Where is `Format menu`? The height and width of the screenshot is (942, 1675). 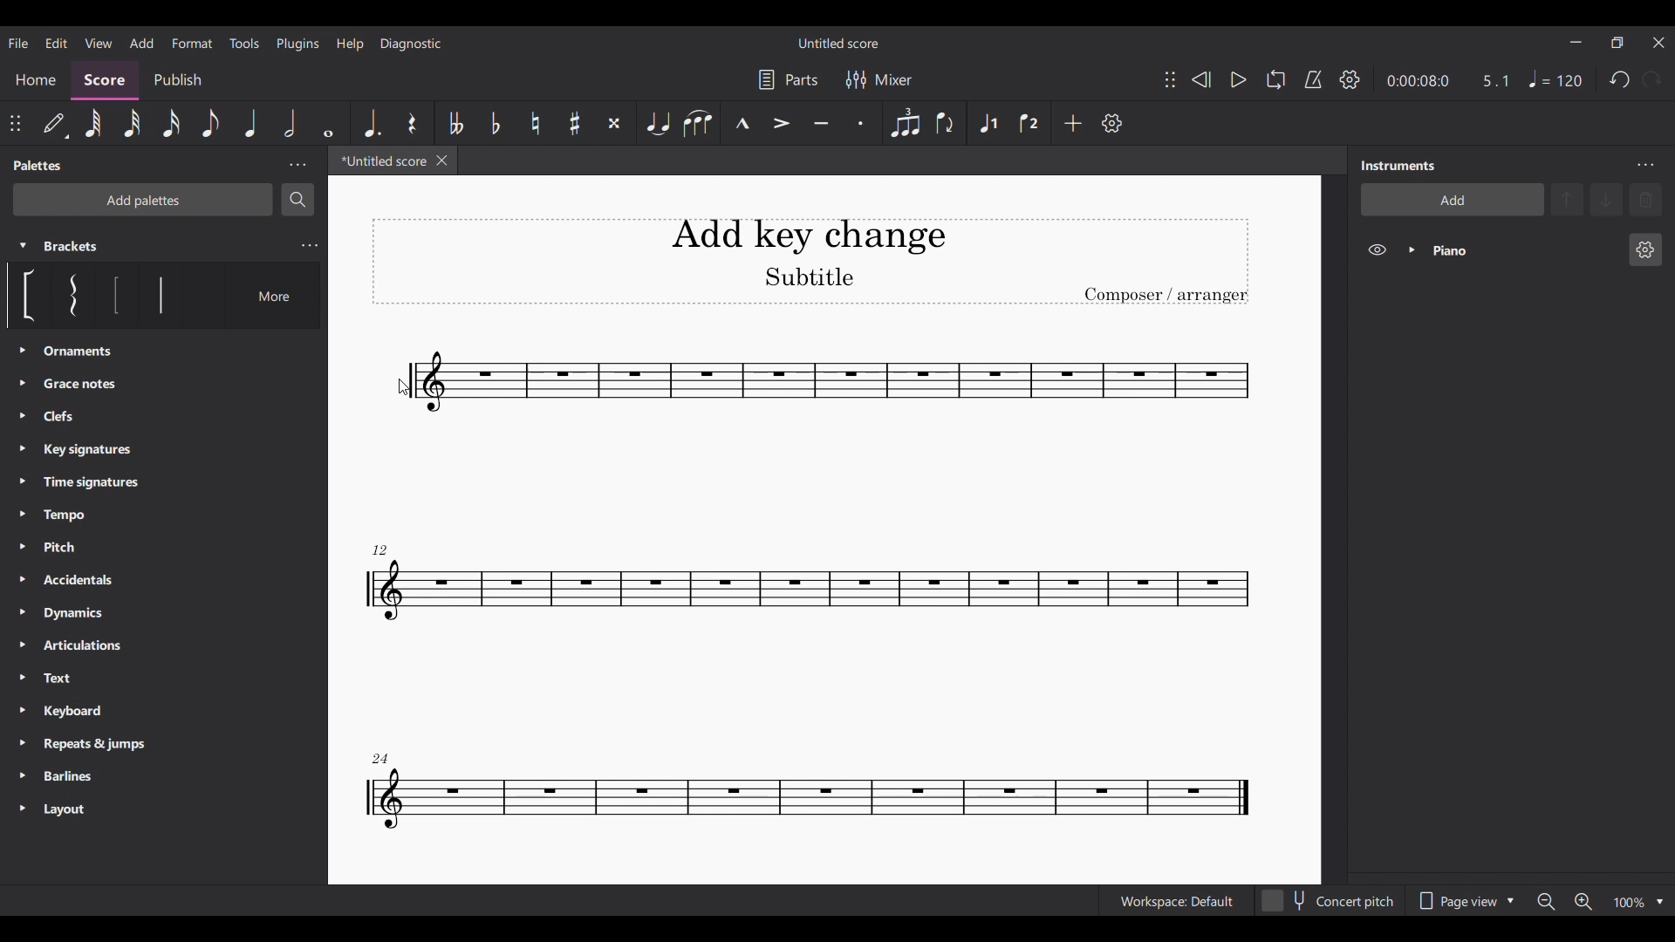 Format menu is located at coordinates (192, 42).